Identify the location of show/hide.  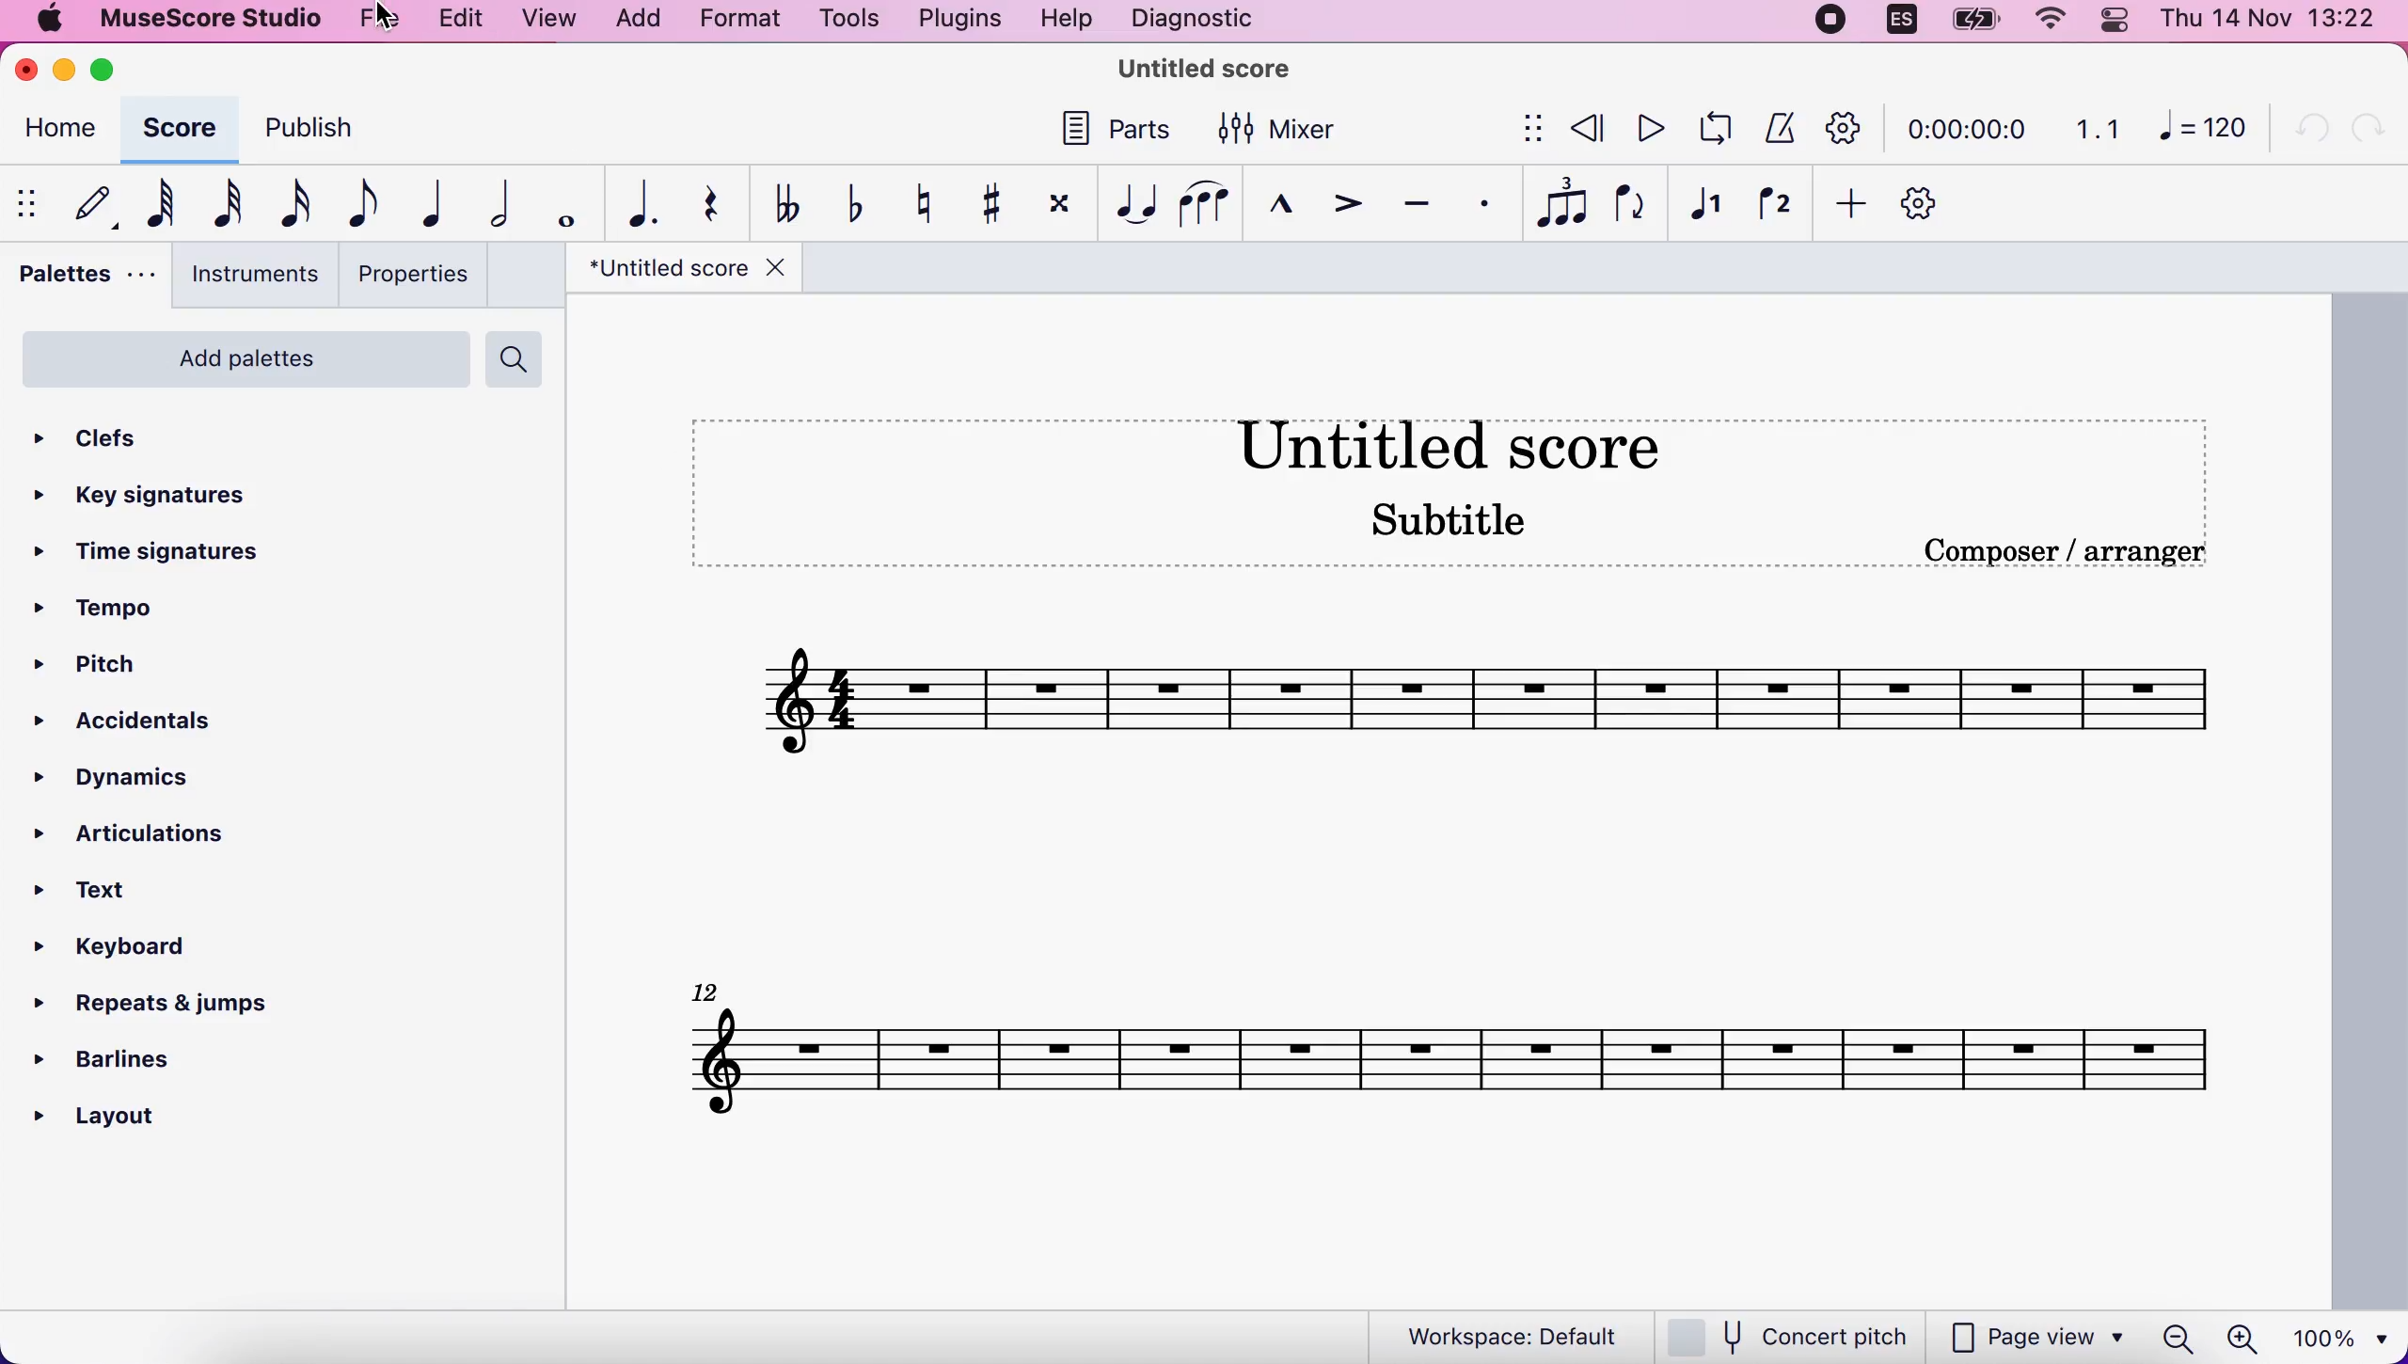
(1529, 128).